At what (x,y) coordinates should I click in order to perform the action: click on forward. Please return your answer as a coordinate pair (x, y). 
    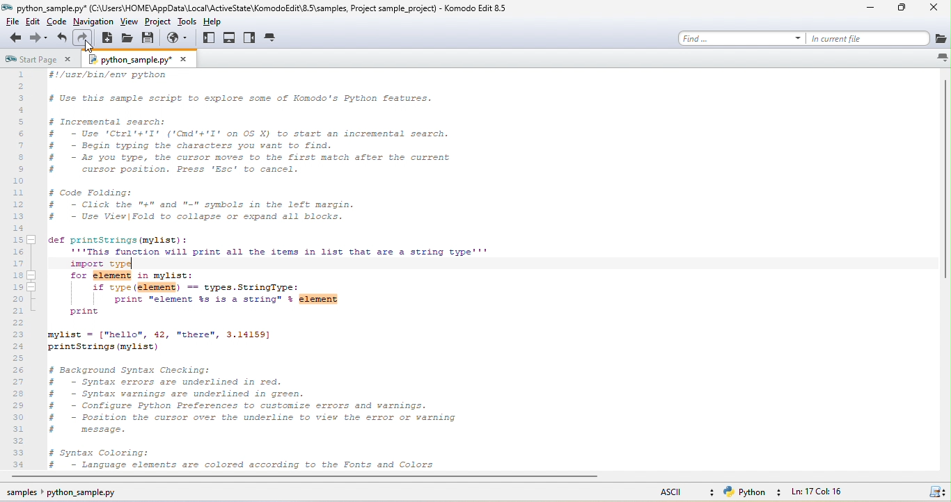
    Looking at the image, I should click on (40, 40).